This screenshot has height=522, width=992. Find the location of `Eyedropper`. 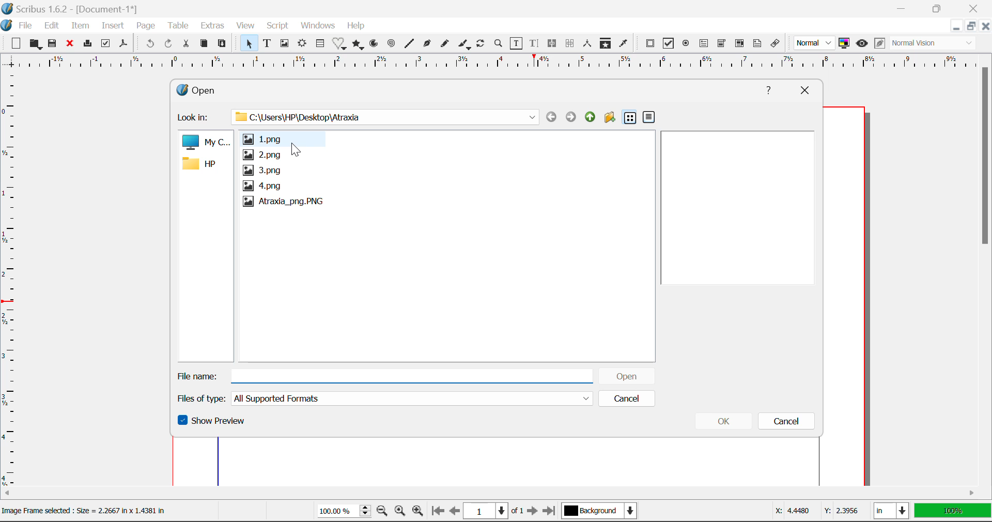

Eyedropper is located at coordinates (624, 43).